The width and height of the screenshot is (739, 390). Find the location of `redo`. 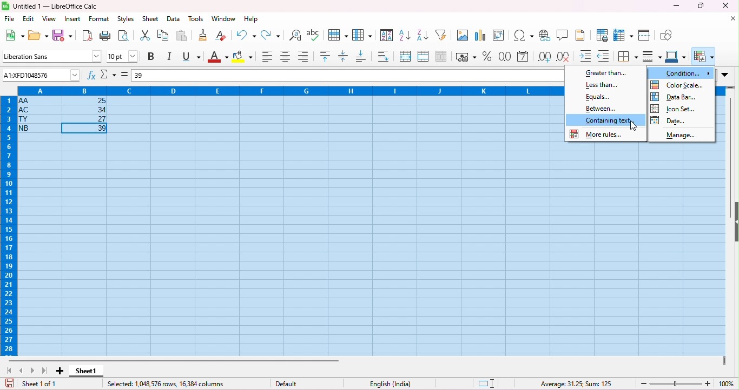

redo is located at coordinates (272, 35).